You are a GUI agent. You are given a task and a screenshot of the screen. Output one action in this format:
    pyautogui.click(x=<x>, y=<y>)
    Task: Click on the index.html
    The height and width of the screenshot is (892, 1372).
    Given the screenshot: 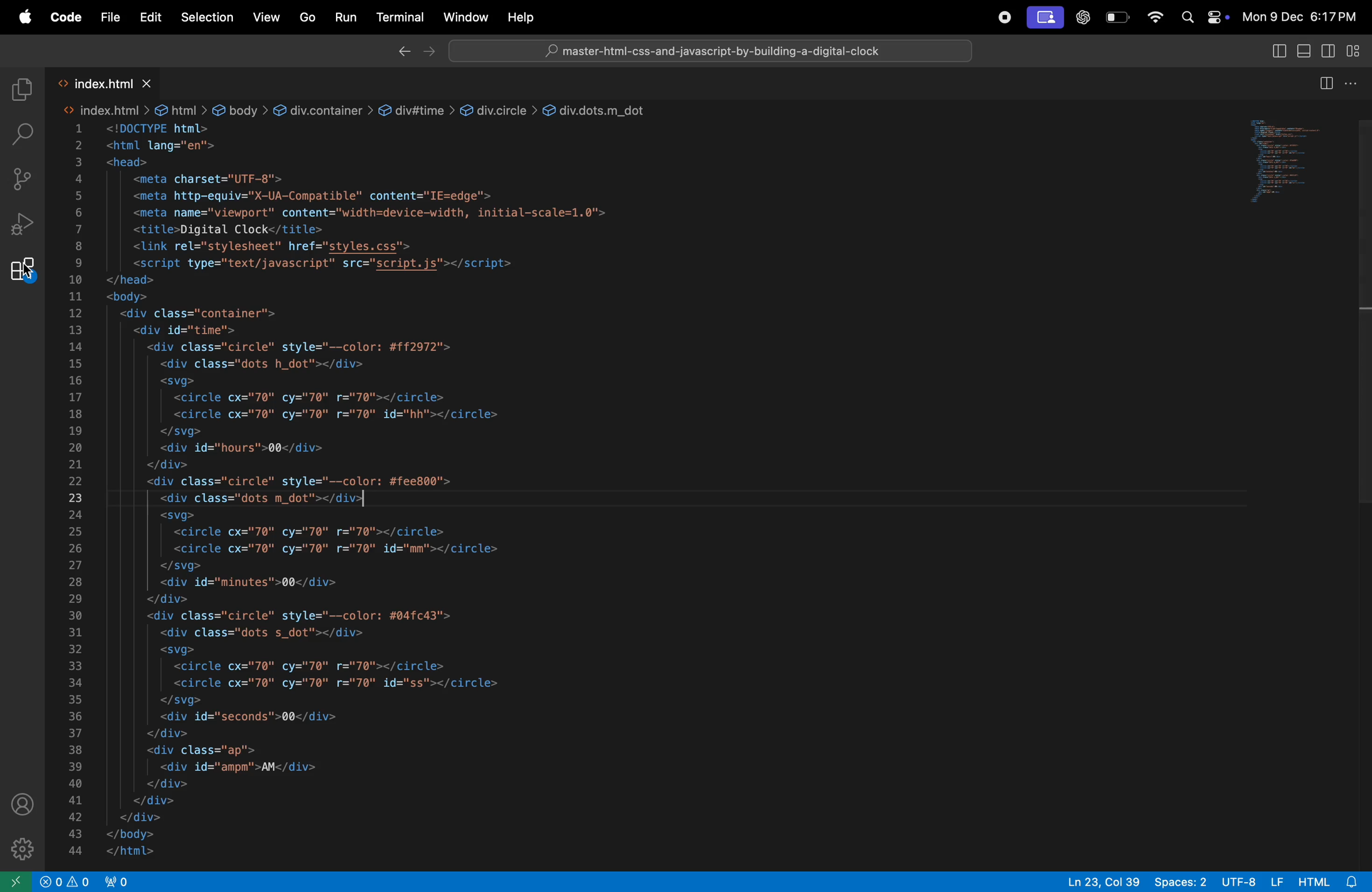 What is the action you would take?
    pyautogui.click(x=103, y=82)
    